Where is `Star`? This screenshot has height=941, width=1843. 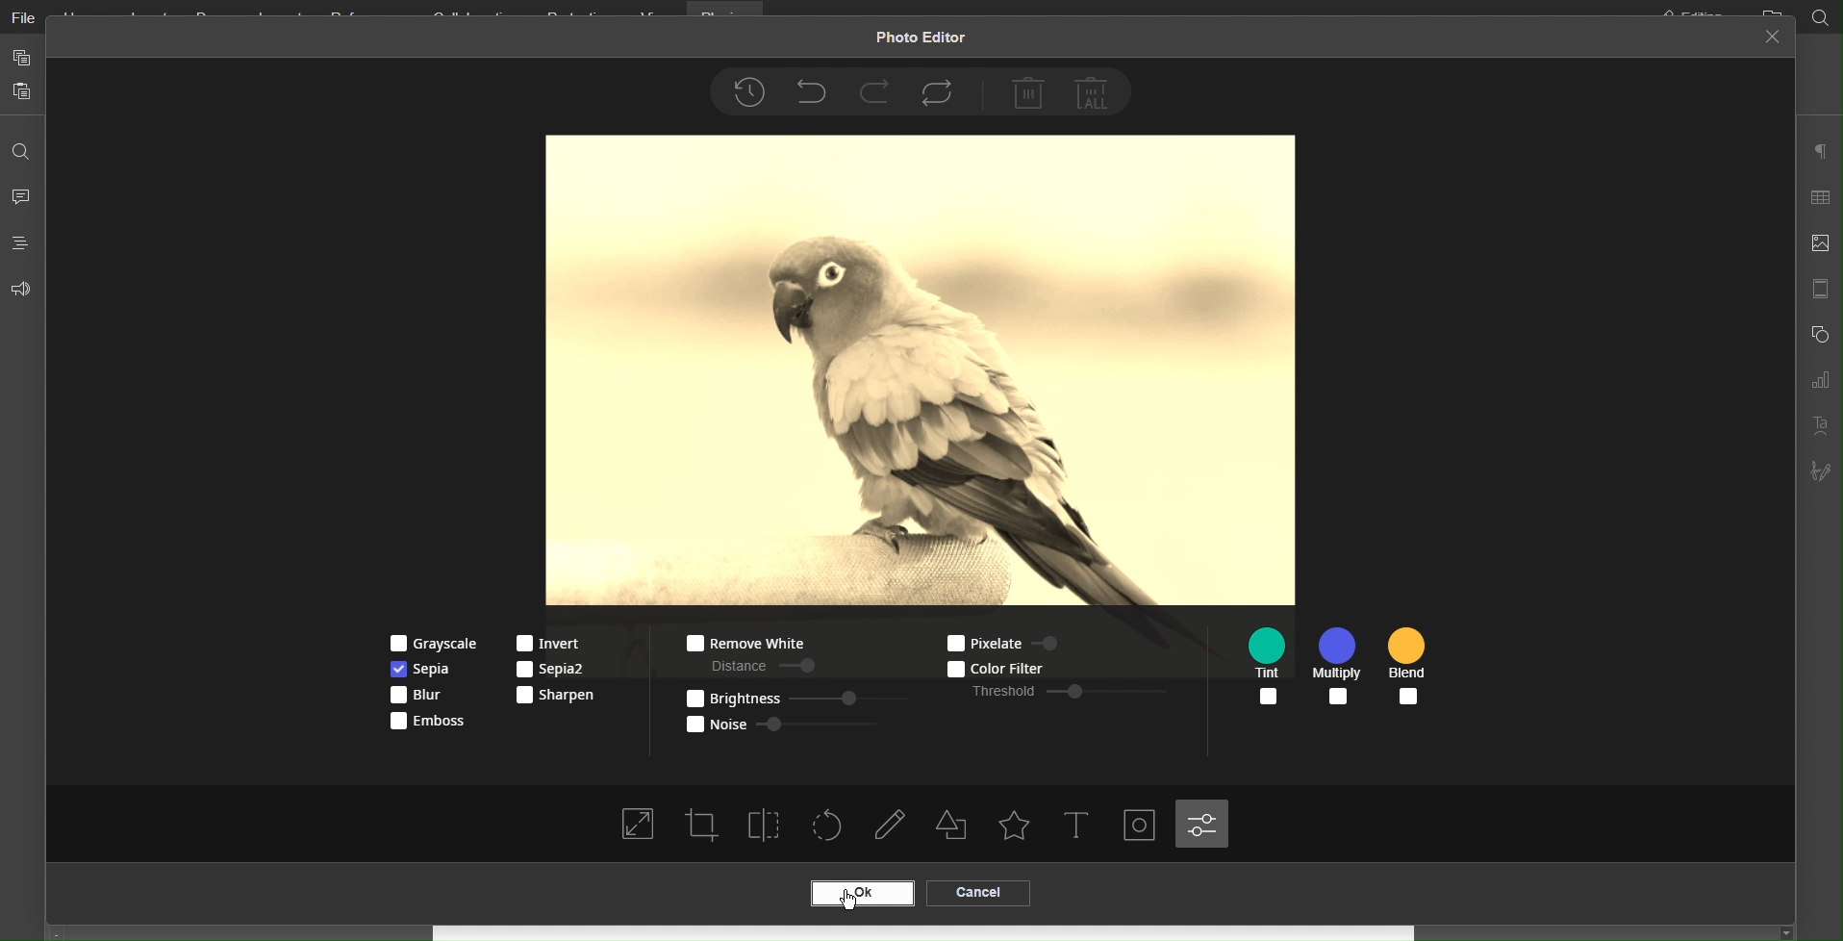 Star is located at coordinates (1014, 827).